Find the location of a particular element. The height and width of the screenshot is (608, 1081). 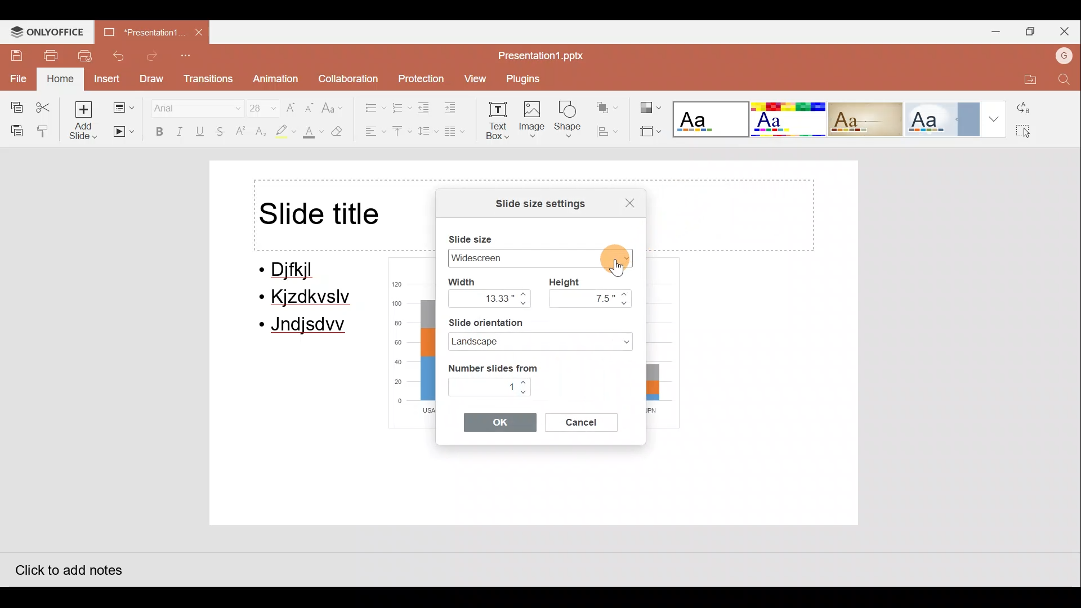

Open file location is located at coordinates (1024, 81).